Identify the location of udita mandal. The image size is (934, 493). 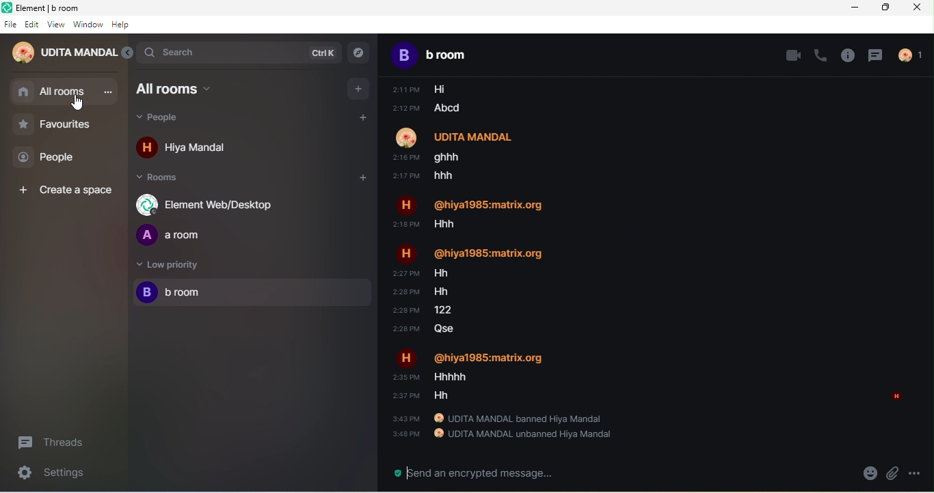
(61, 55).